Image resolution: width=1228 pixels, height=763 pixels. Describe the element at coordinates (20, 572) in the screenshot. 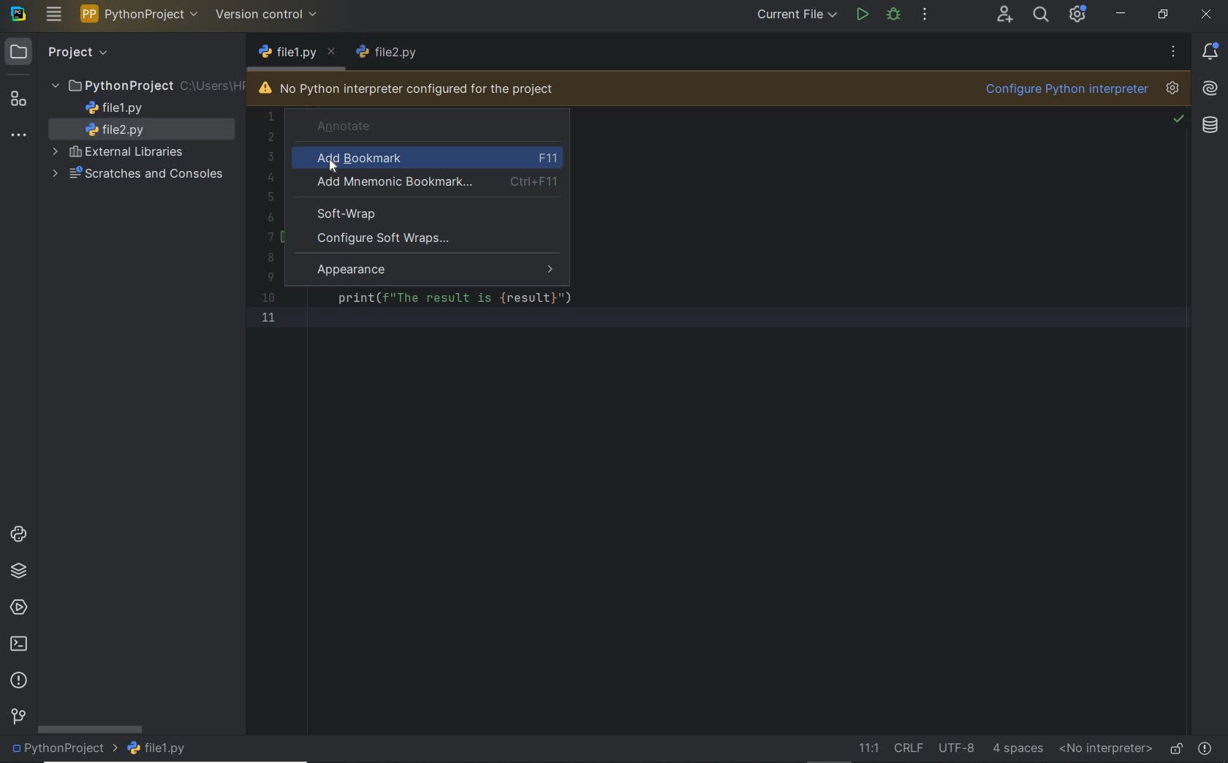

I see `python packages` at that location.